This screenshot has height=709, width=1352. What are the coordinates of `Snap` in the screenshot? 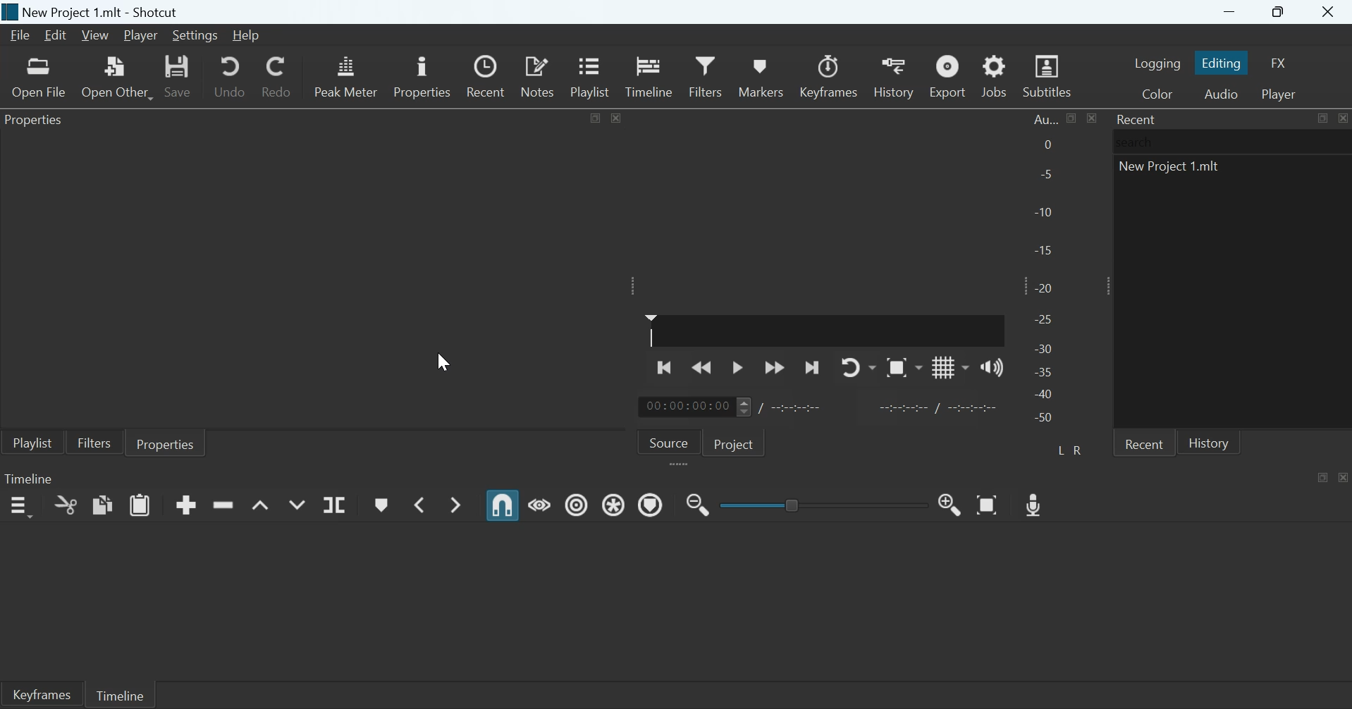 It's located at (503, 505).